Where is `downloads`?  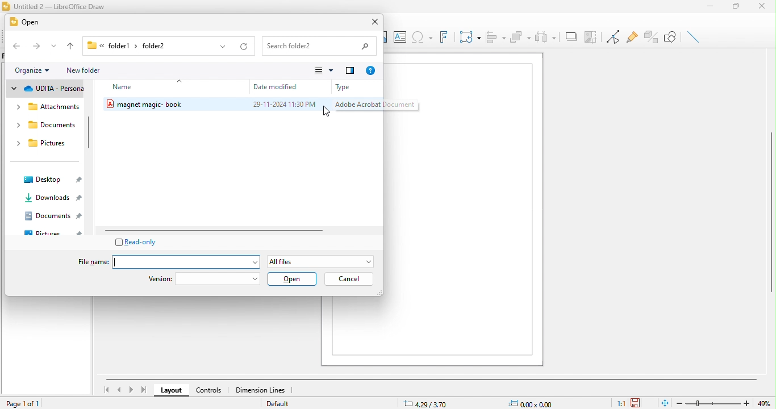 downloads is located at coordinates (51, 197).